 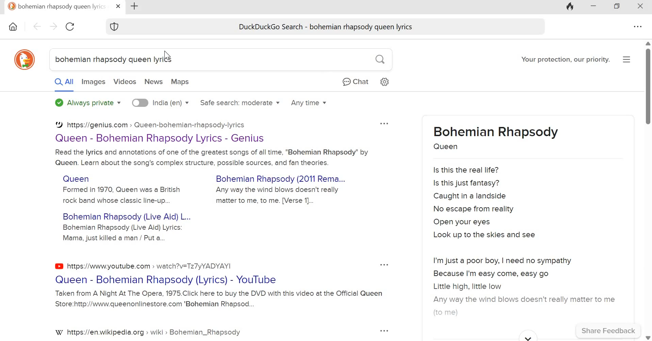 I want to click on Settings, so click(x=385, y=83).